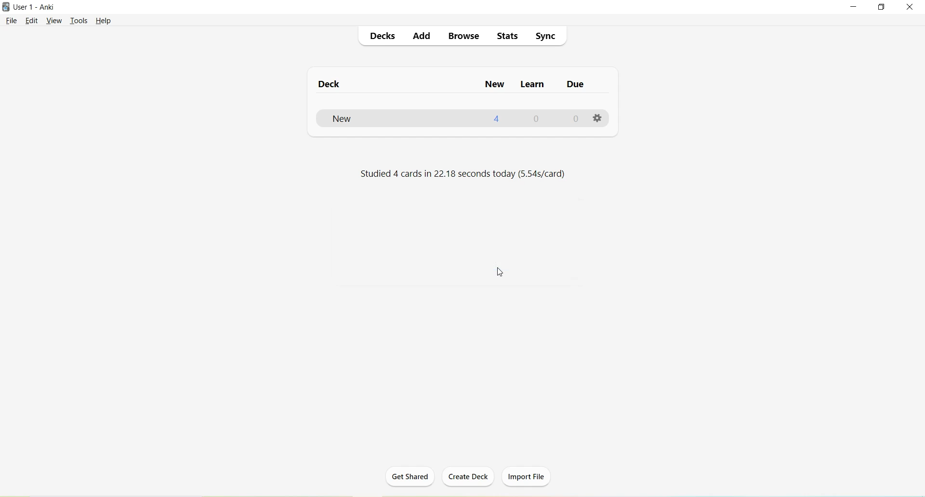 Image resolution: width=925 pixels, height=497 pixels. What do you see at coordinates (507, 36) in the screenshot?
I see `Stats` at bounding box center [507, 36].